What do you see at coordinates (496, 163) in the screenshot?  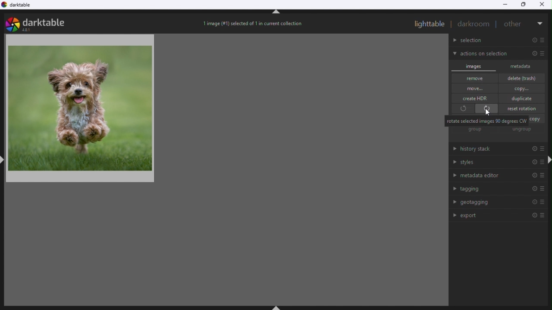 I see `Styles` at bounding box center [496, 163].